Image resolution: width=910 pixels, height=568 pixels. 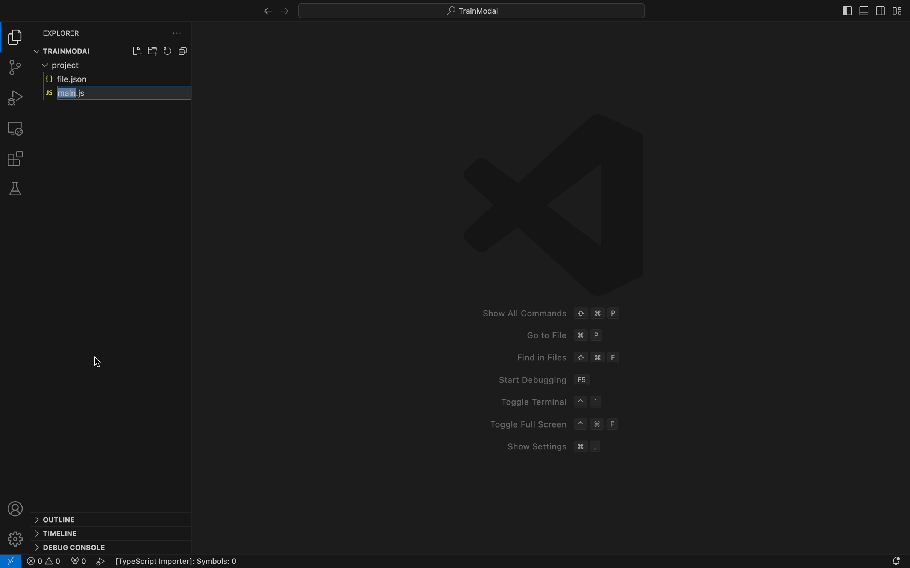 I want to click on create file, so click(x=136, y=52).